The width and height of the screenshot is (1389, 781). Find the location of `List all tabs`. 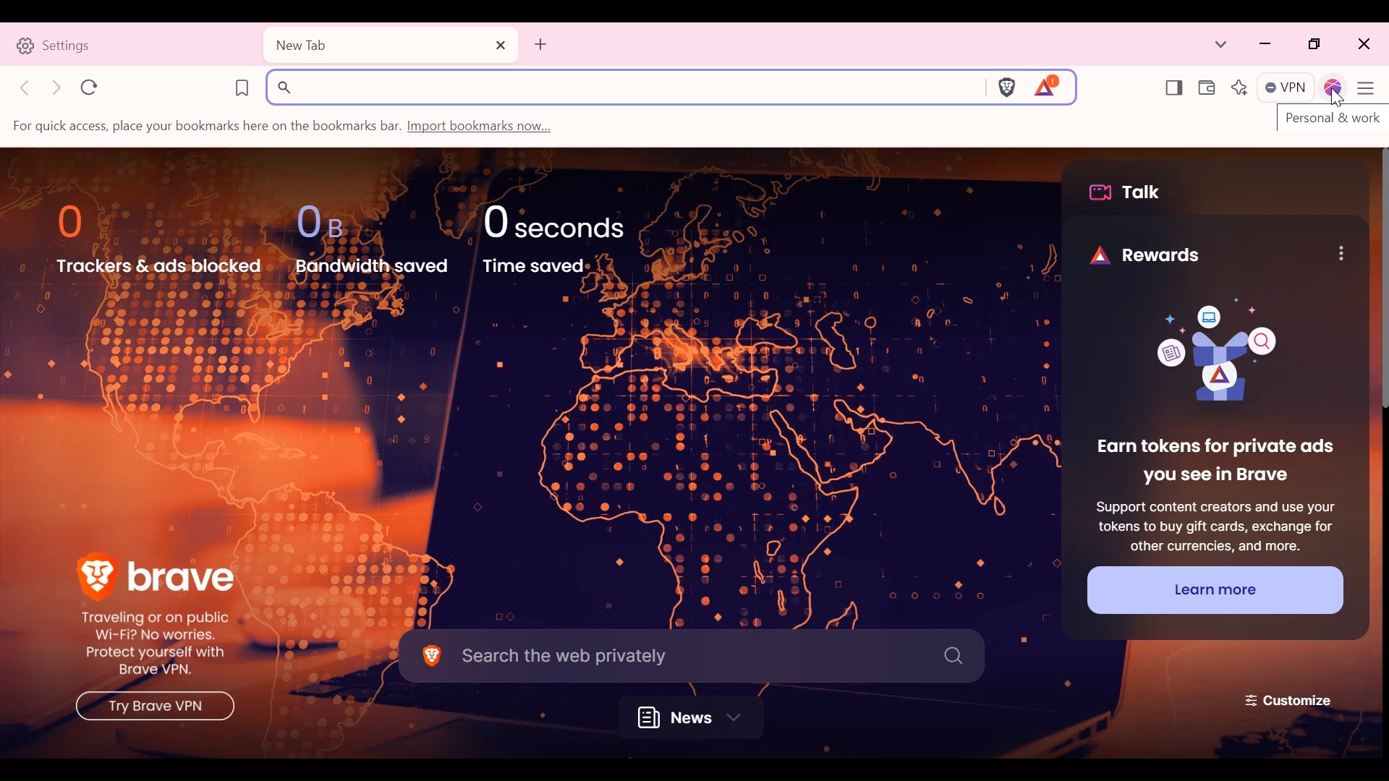

List all tabs is located at coordinates (1221, 45).